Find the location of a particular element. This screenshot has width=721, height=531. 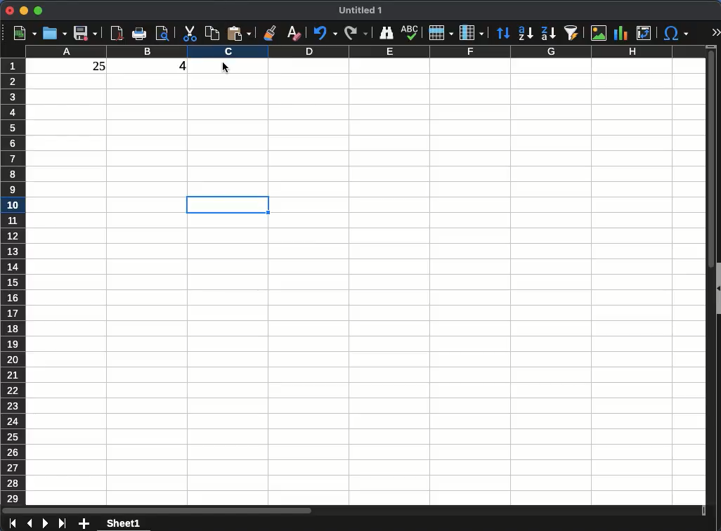

scroll is located at coordinates (352, 509).